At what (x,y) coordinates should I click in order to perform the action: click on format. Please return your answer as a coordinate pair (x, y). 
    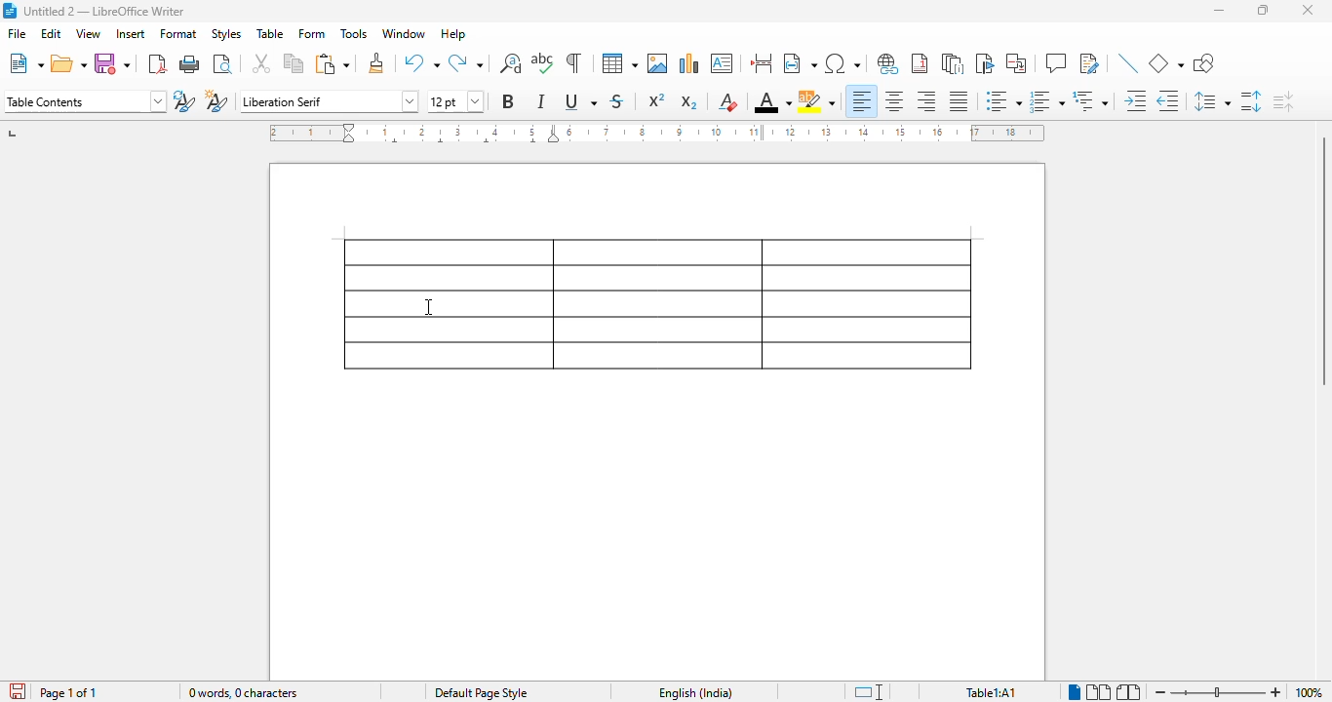
    Looking at the image, I should click on (179, 33).